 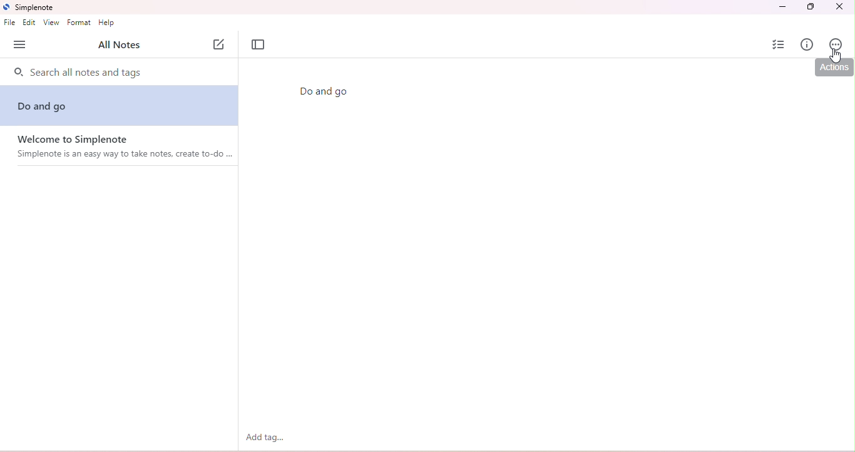 I want to click on insert checklist, so click(x=779, y=44).